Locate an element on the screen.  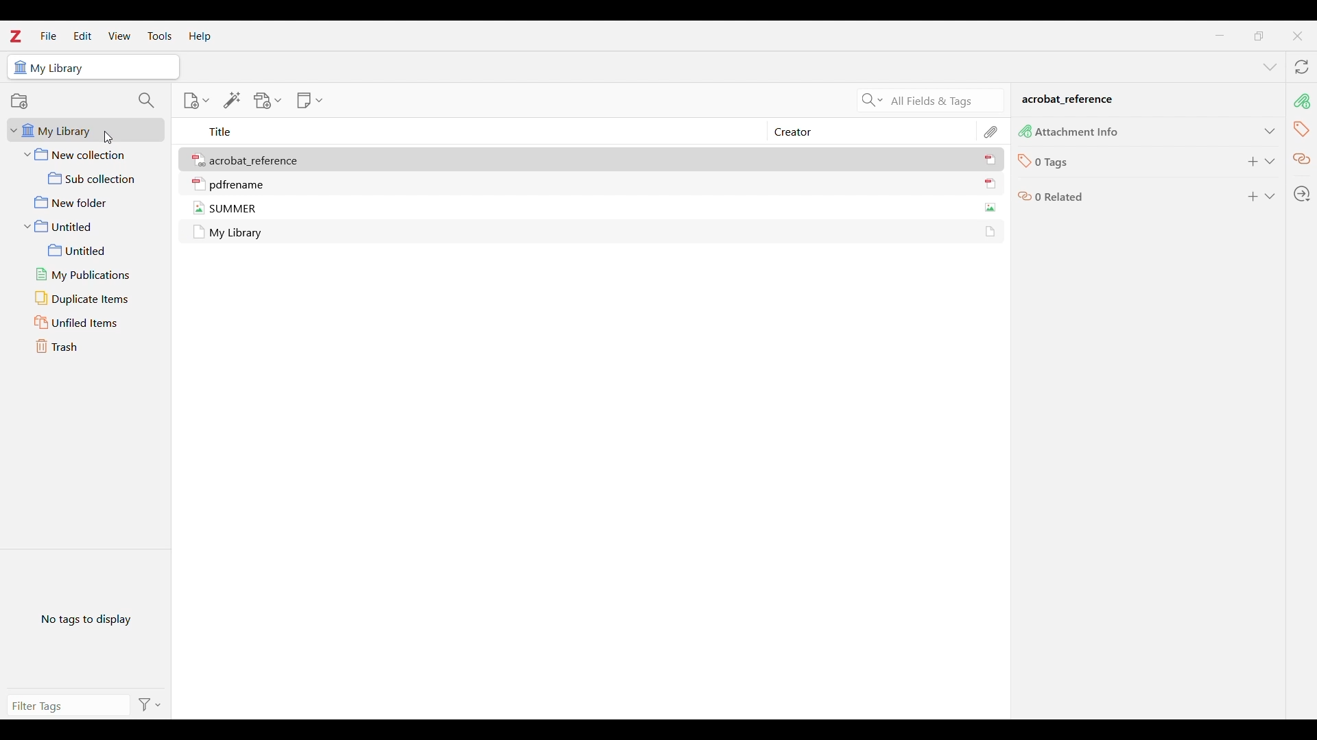
icon is located at coordinates (990, 160).